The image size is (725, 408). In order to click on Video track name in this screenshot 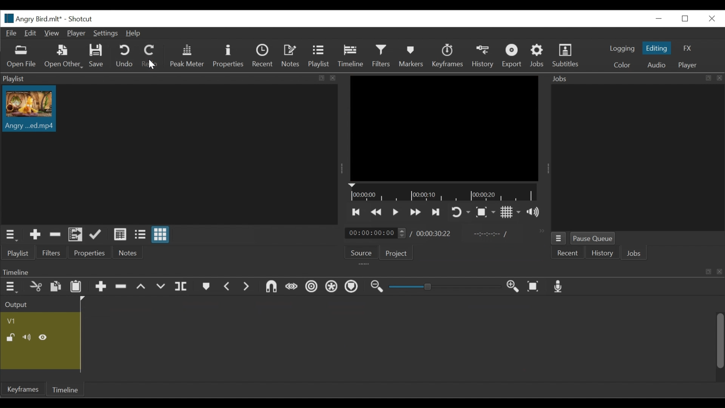, I will do `click(38, 320)`.